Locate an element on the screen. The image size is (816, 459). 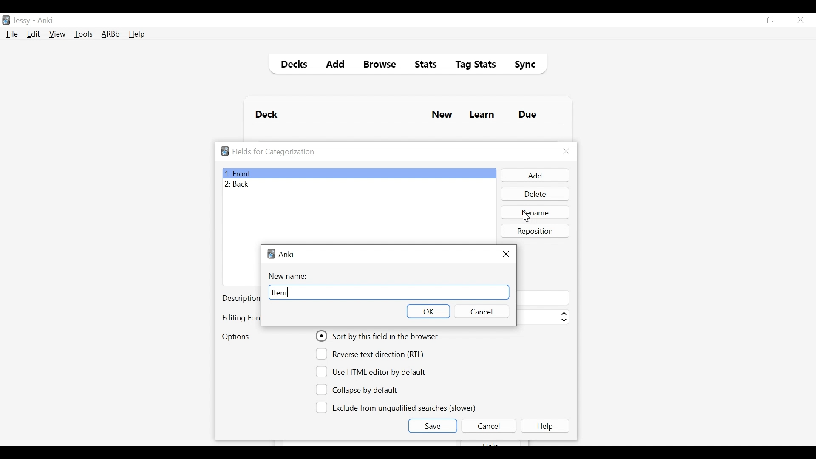
Text to Show inside the field when empty is located at coordinates (543, 297).